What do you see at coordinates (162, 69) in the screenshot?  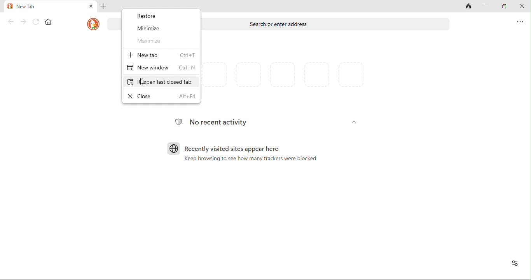 I see `new window` at bounding box center [162, 69].